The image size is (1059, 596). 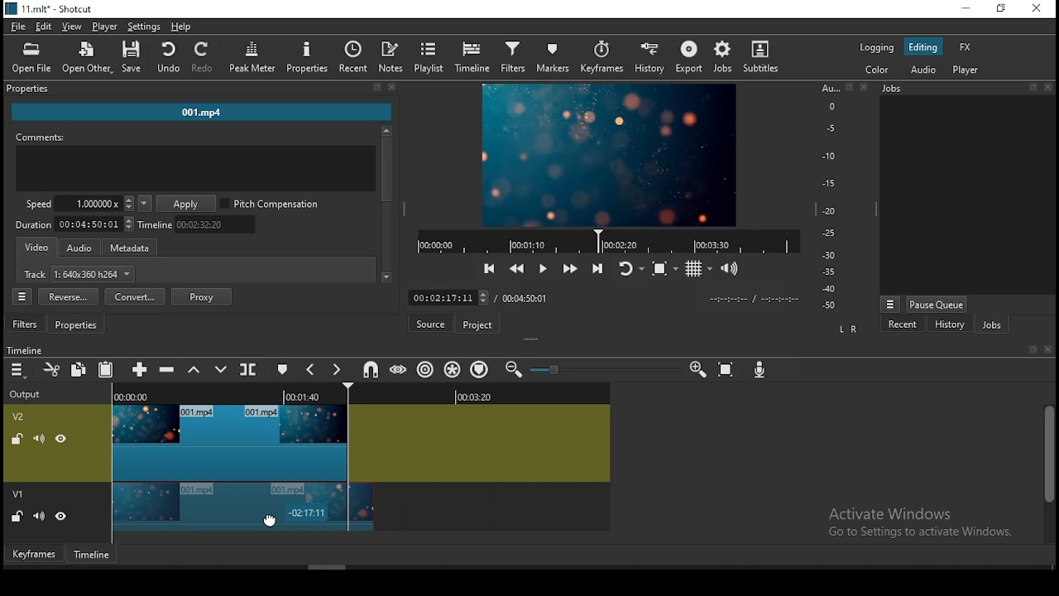 What do you see at coordinates (17, 517) in the screenshot?
I see `(UN)LOCK` at bounding box center [17, 517].